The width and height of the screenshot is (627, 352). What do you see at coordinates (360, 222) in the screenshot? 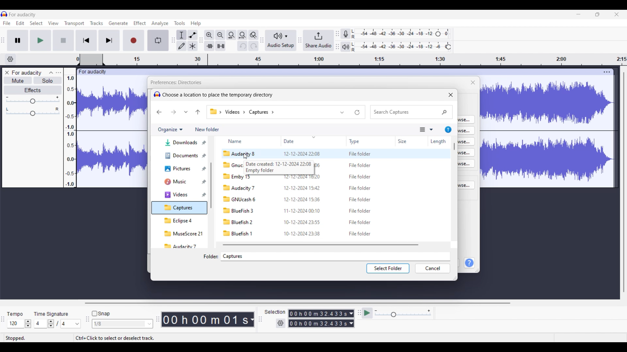
I see `file folder` at bounding box center [360, 222].